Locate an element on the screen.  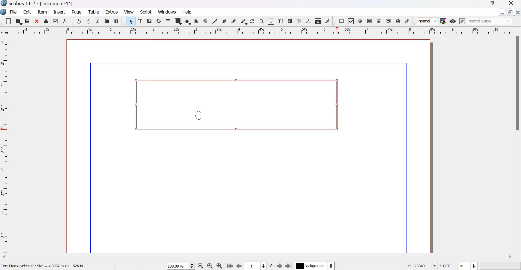
PDF check box is located at coordinates (351, 21).